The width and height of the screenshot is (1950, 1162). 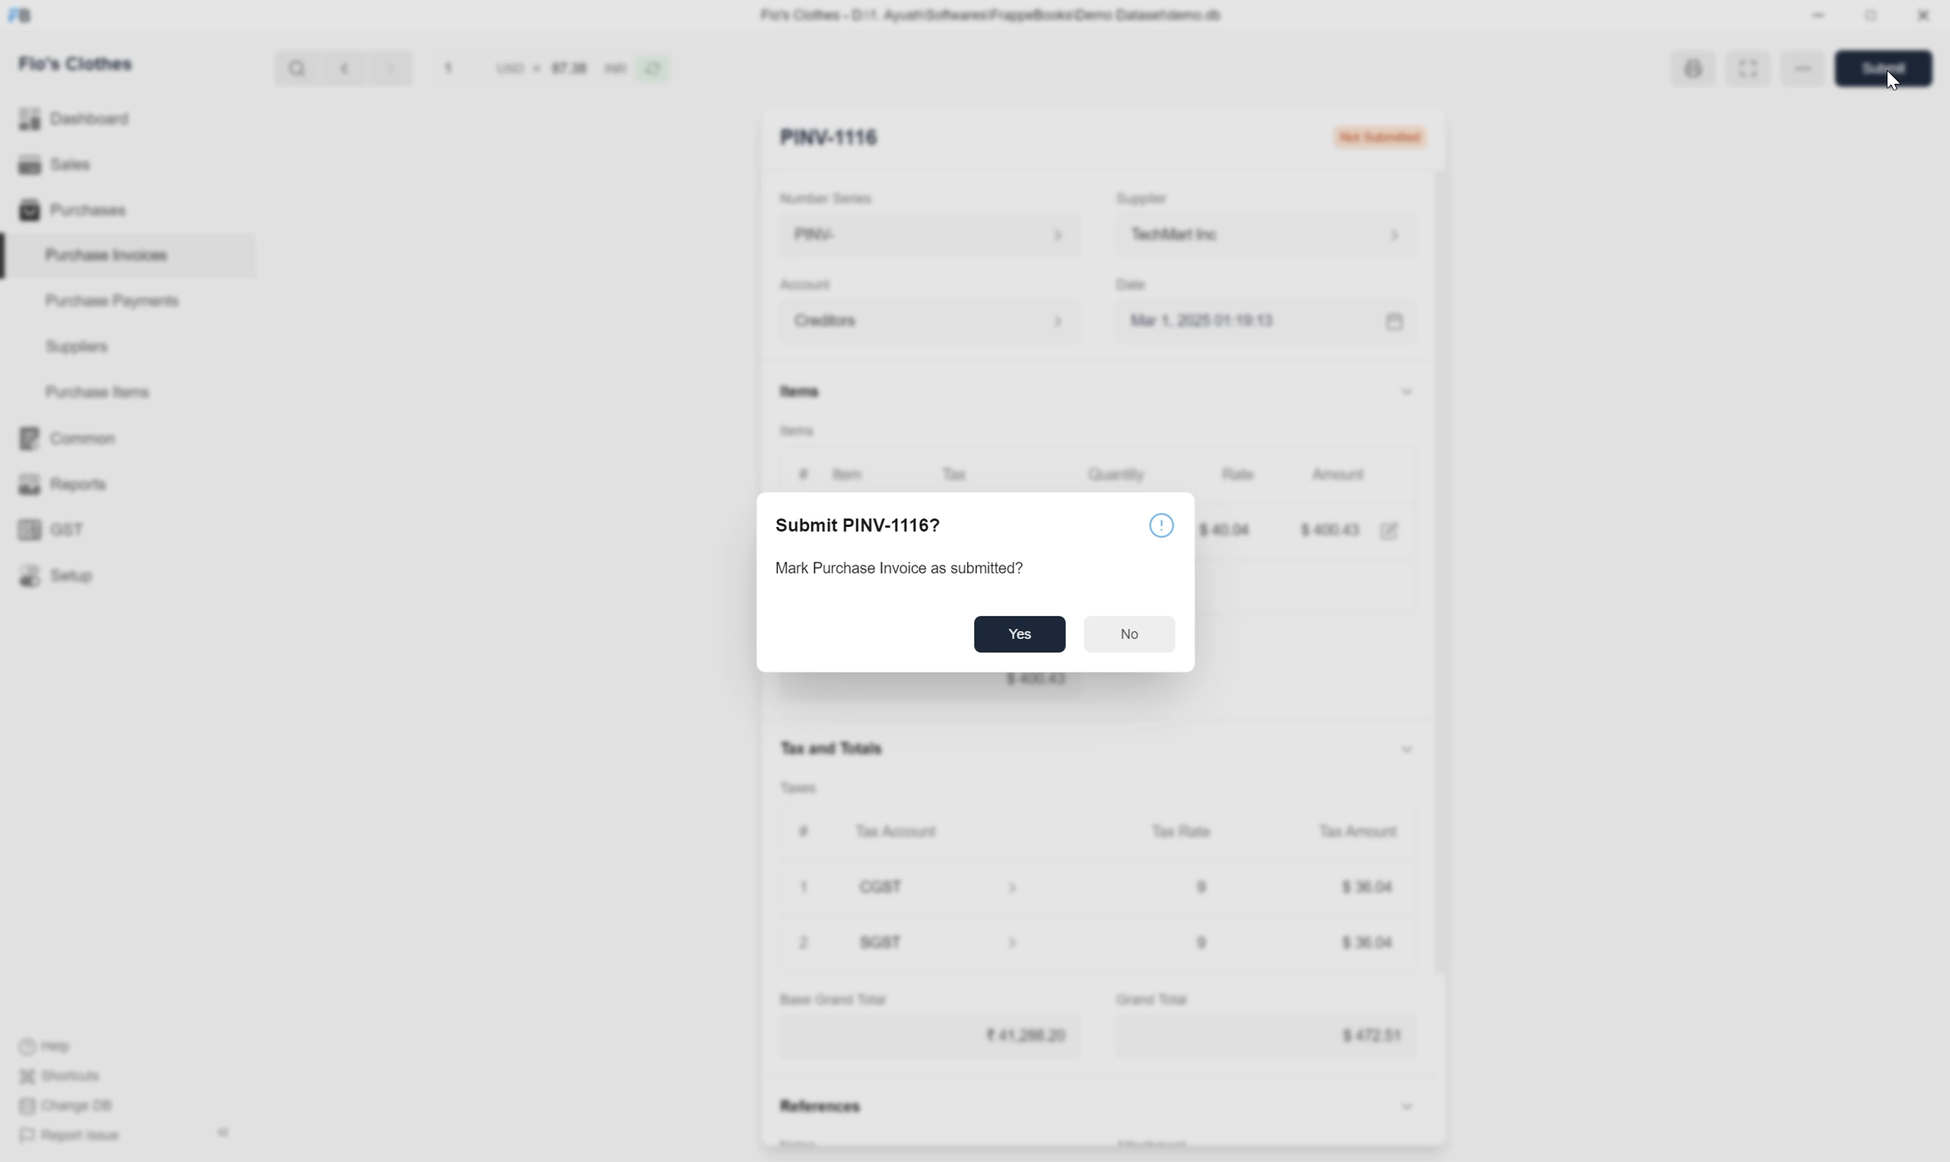 What do you see at coordinates (1163, 521) in the screenshot?
I see `icon` at bounding box center [1163, 521].